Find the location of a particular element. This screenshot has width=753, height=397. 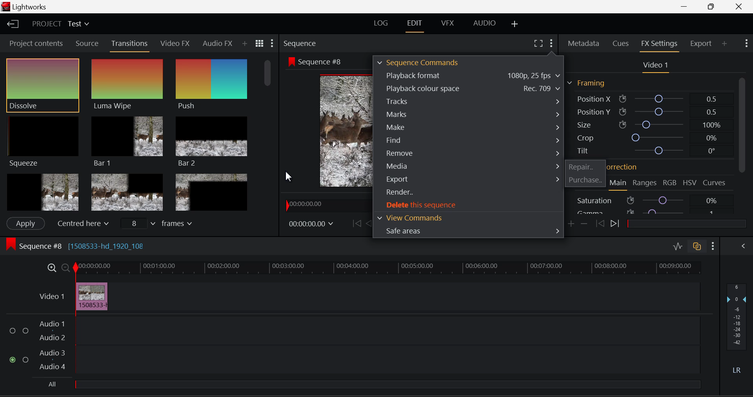

VFX Layout is located at coordinates (446, 25).